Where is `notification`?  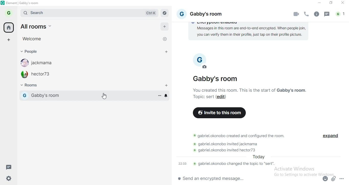
notification is located at coordinates (341, 14).